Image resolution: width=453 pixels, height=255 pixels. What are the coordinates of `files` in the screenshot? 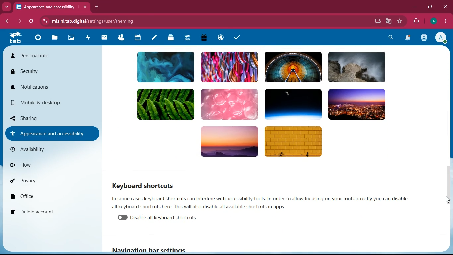 It's located at (55, 38).